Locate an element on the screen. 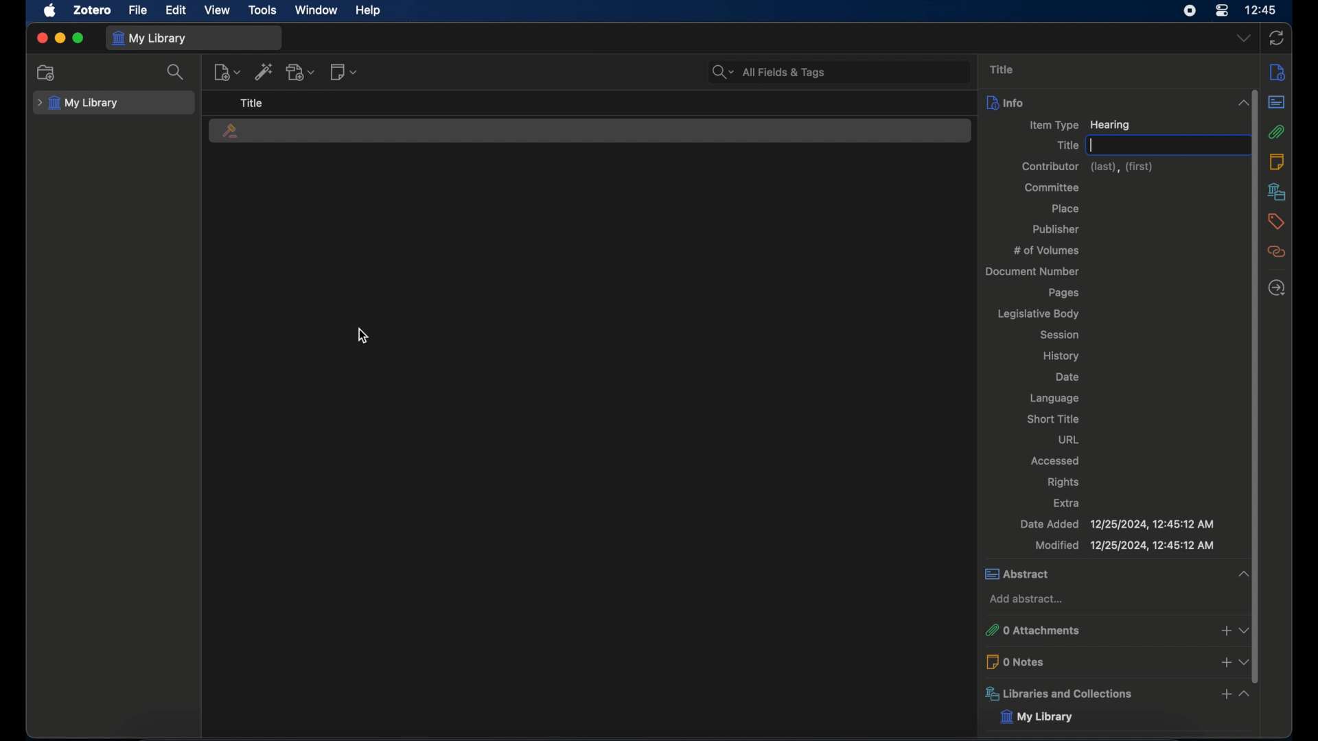  no of volumes is located at coordinates (1046, 250).